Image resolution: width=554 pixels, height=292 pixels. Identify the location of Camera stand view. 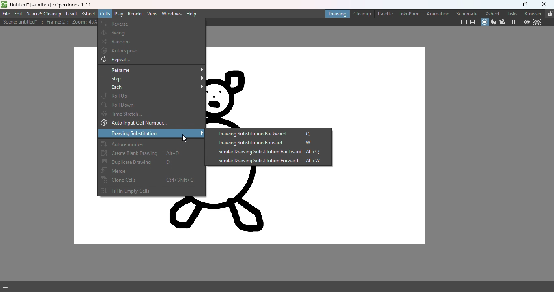
(483, 22).